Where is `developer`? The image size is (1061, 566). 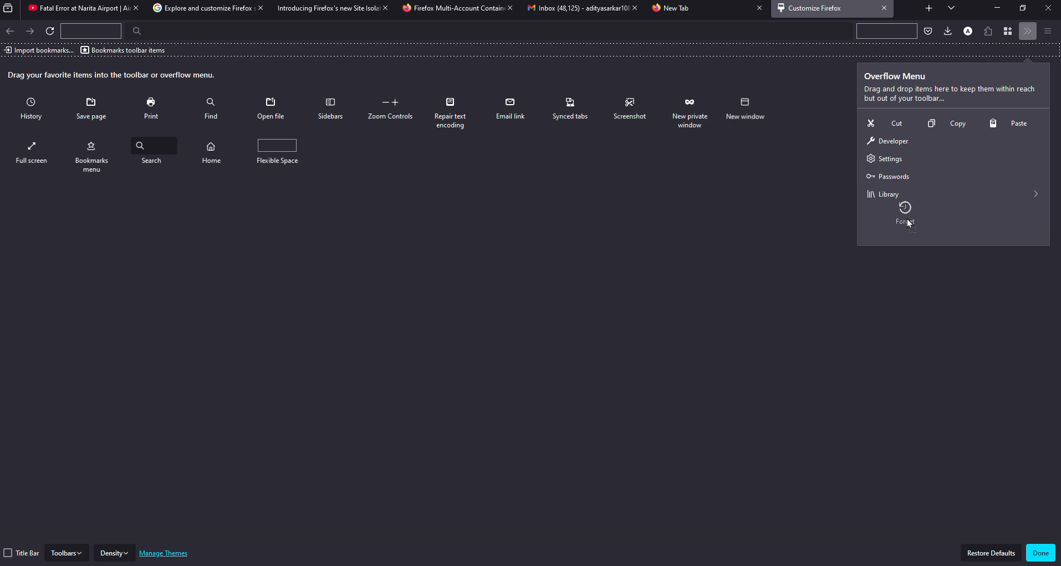
developer is located at coordinates (887, 142).